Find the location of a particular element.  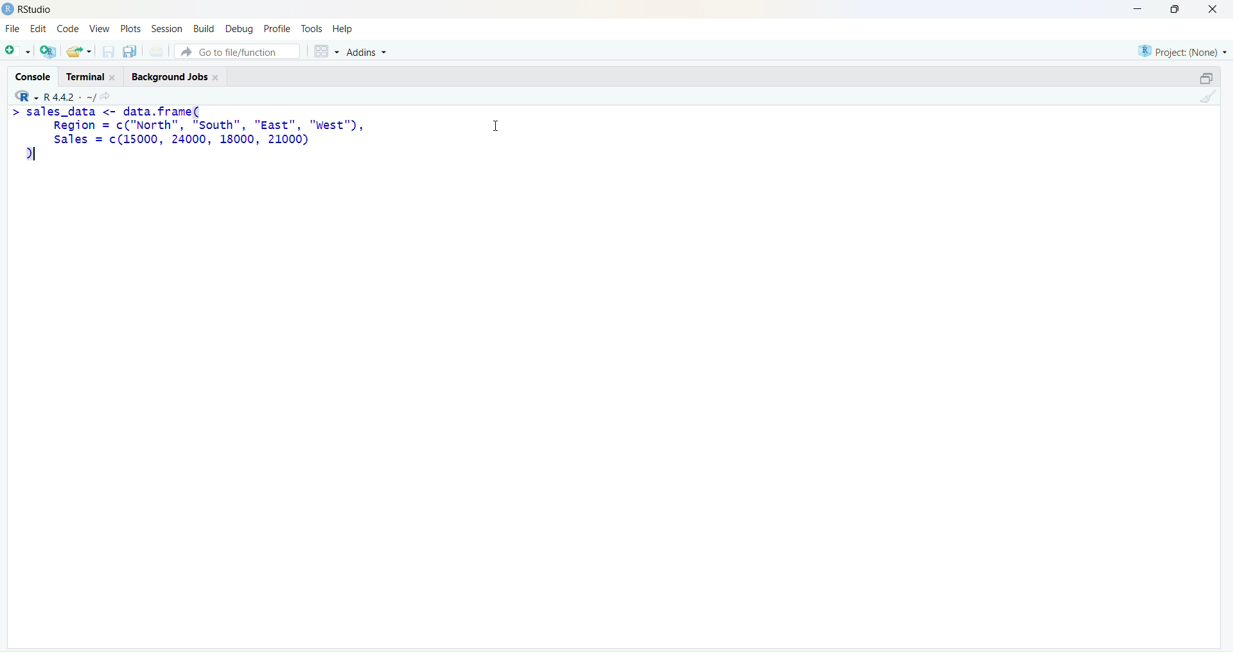

minimise is located at coordinates (1130, 8).